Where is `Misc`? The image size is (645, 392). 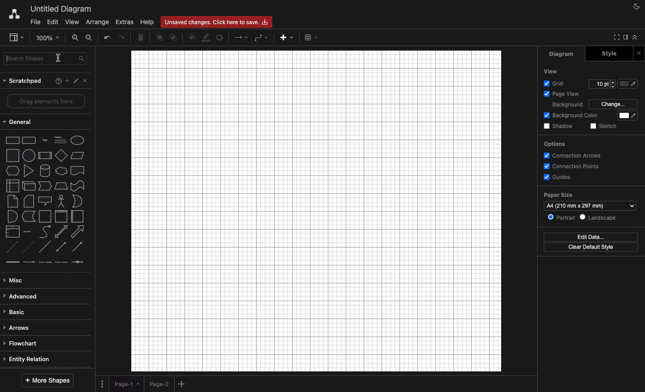 Misc is located at coordinates (16, 281).